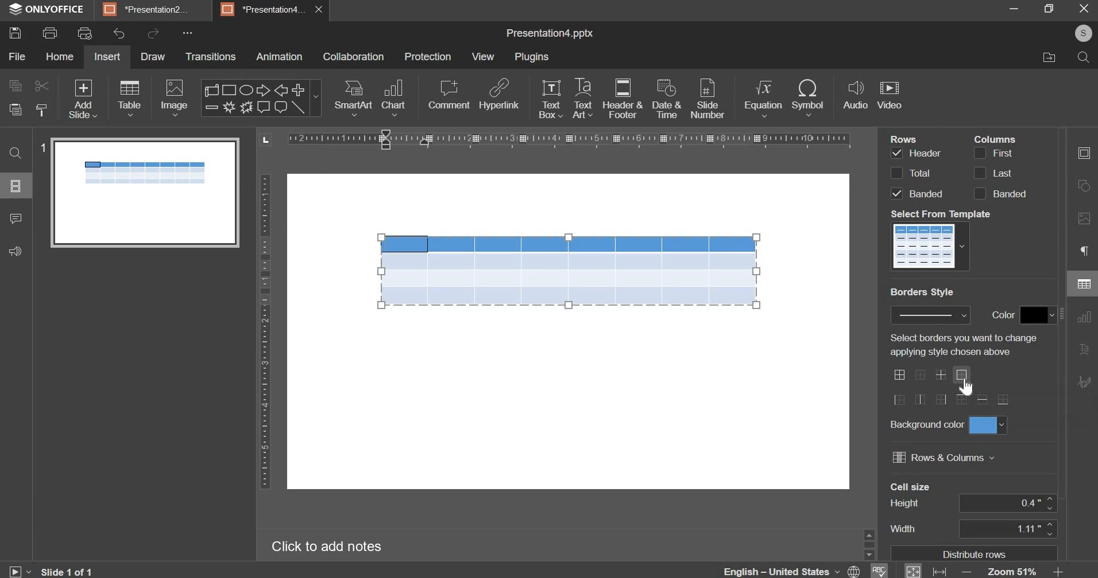 The width and height of the screenshot is (1098, 578). What do you see at coordinates (119, 33) in the screenshot?
I see `undo` at bounding box center [119, 33].